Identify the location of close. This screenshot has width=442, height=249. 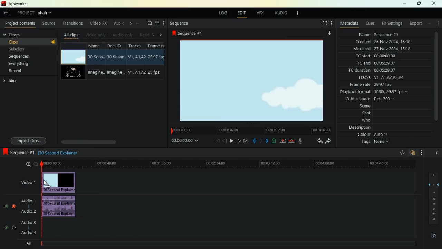
(437, 152).